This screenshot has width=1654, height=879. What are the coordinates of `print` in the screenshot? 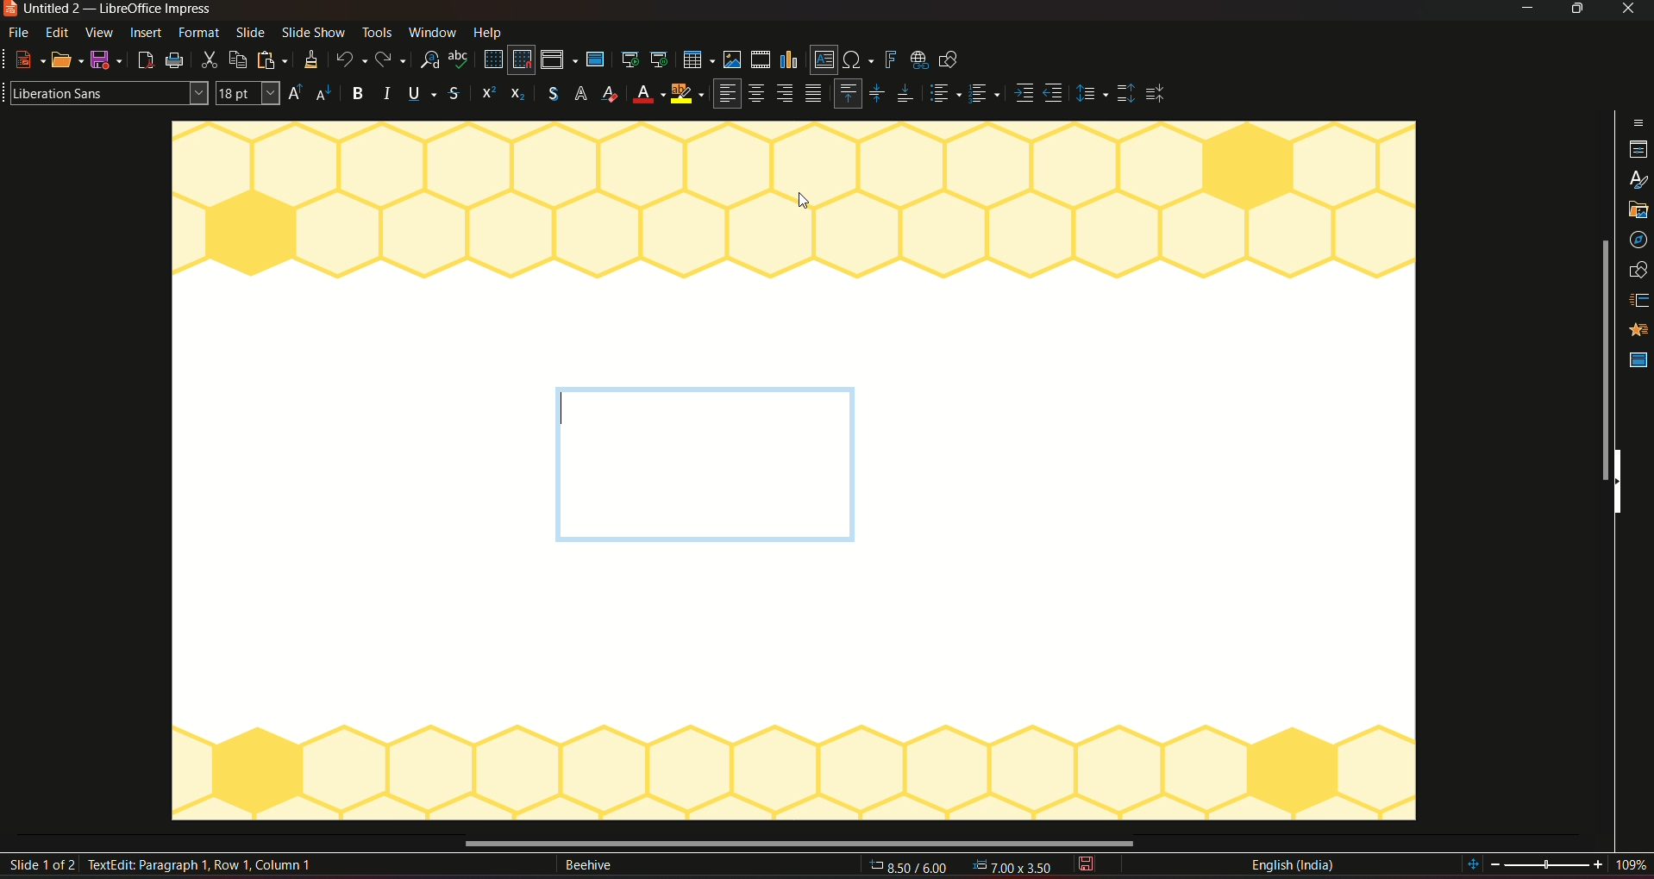 It's located at (177, 61).